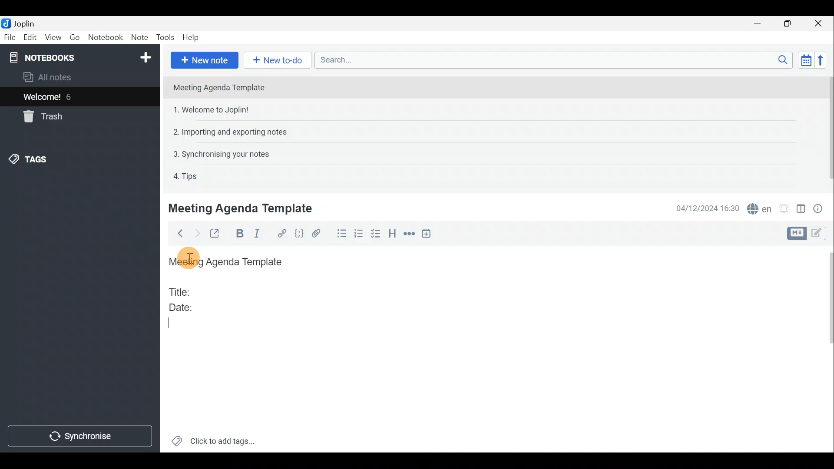  Describe the element at coordinates (175, 326) in the screenshot. I see `Cursor` at that location.